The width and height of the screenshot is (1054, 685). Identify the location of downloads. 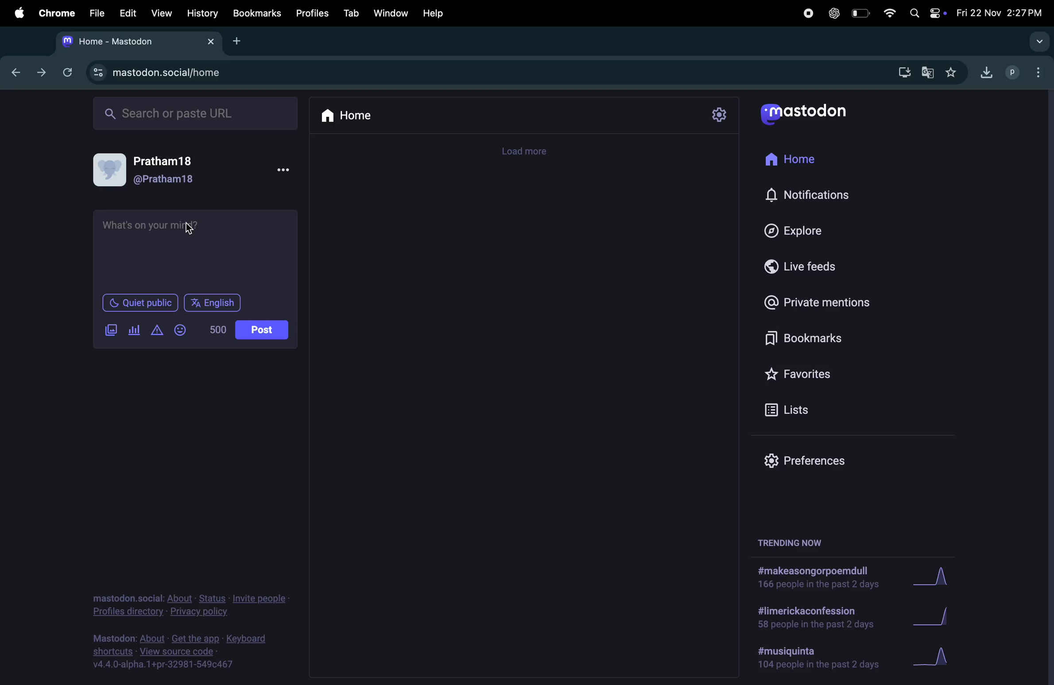
(986, 71).